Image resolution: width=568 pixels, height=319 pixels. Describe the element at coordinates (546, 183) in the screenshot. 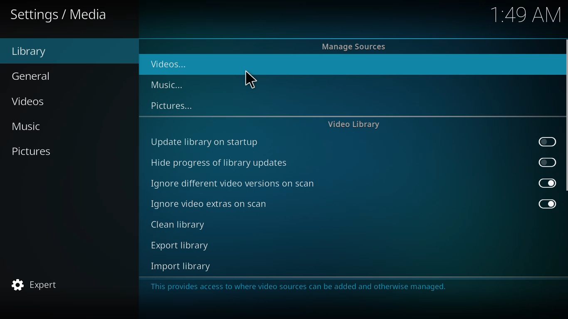

I see `enabled` at that location.